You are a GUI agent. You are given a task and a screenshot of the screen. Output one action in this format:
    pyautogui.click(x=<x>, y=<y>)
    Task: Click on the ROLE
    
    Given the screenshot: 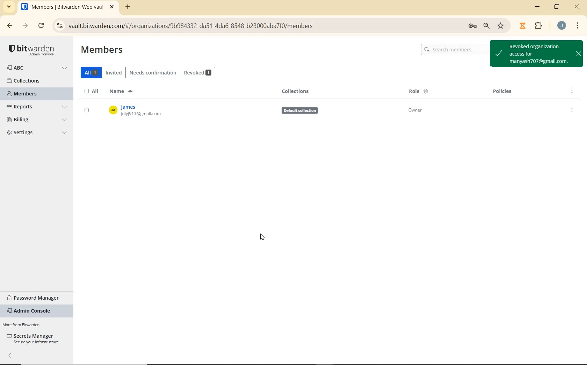 What is the action you would take?
    pyautogui.click(x=417, y=92)
    